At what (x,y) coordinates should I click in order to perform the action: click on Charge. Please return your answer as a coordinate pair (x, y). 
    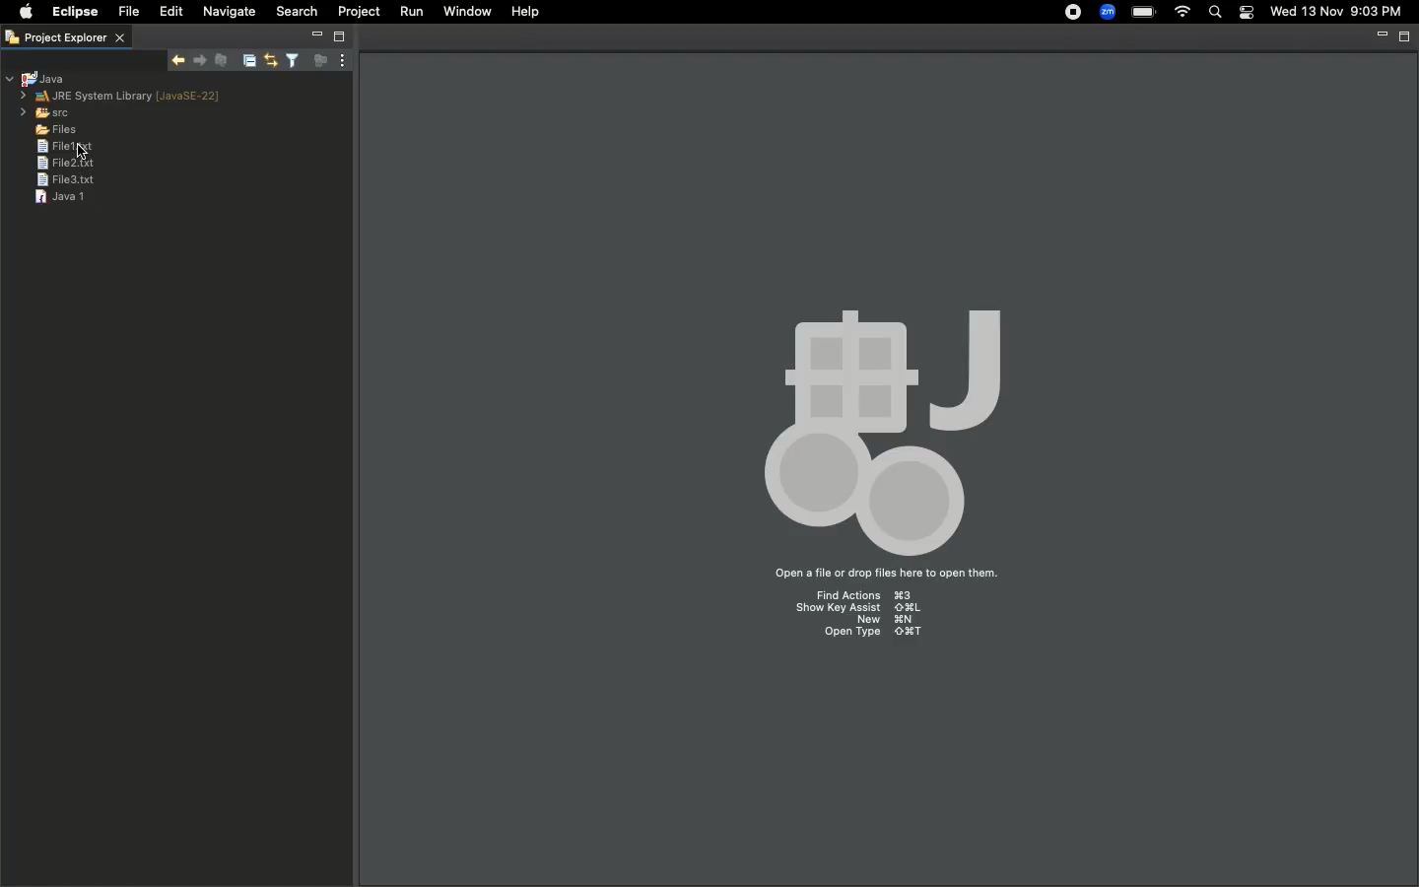
    Looking at the image, I should click on (1142, 12).